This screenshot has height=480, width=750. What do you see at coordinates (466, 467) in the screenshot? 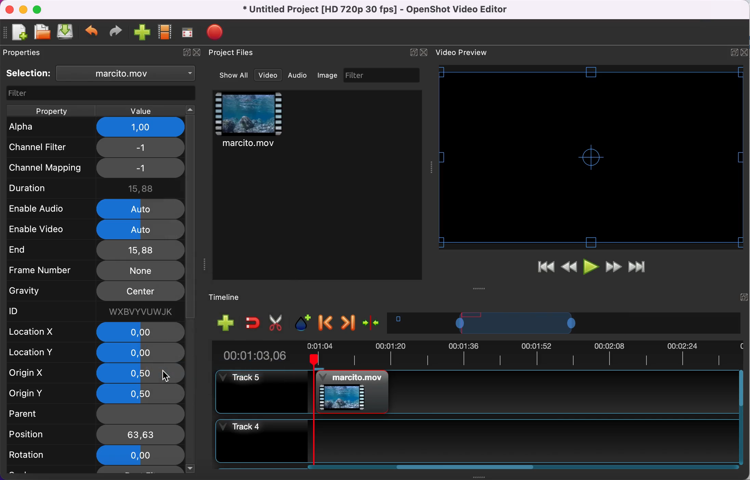
I see `Horizontal slide bar` at bounding box center [466, 467].